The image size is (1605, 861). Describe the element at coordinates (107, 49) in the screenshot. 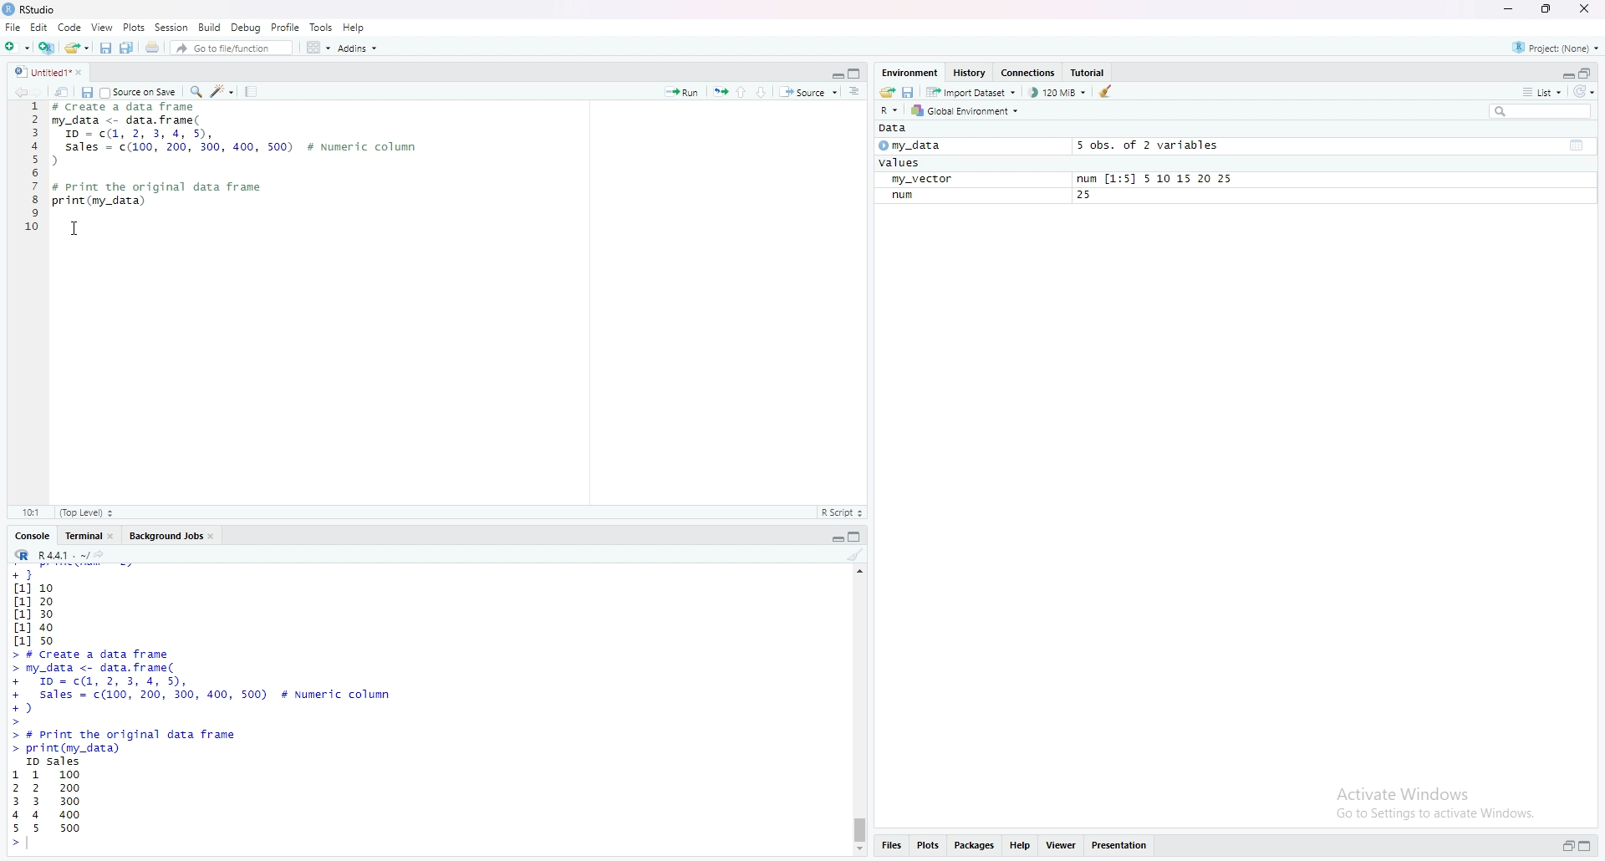

I see `save current document` at that location.